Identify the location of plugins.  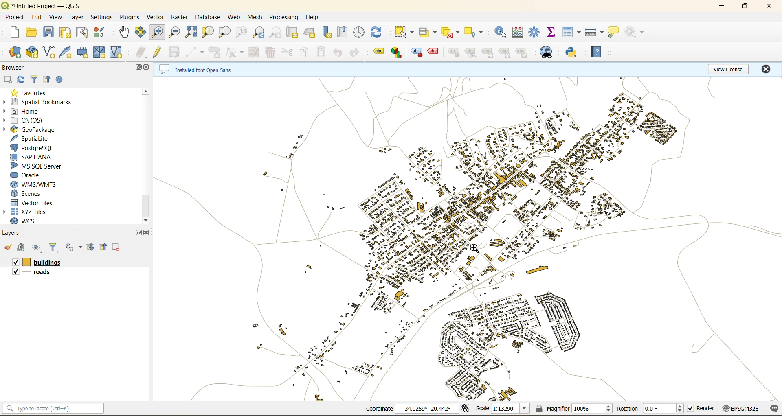
(129, 18).